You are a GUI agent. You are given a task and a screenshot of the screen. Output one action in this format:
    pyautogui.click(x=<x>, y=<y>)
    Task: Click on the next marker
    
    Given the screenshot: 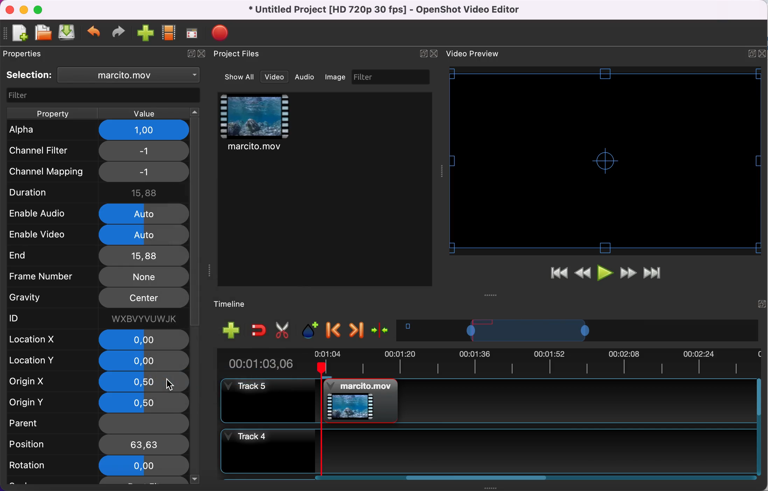 What is the action you would take?
    pyautogui.click(x=357, y=330)
    